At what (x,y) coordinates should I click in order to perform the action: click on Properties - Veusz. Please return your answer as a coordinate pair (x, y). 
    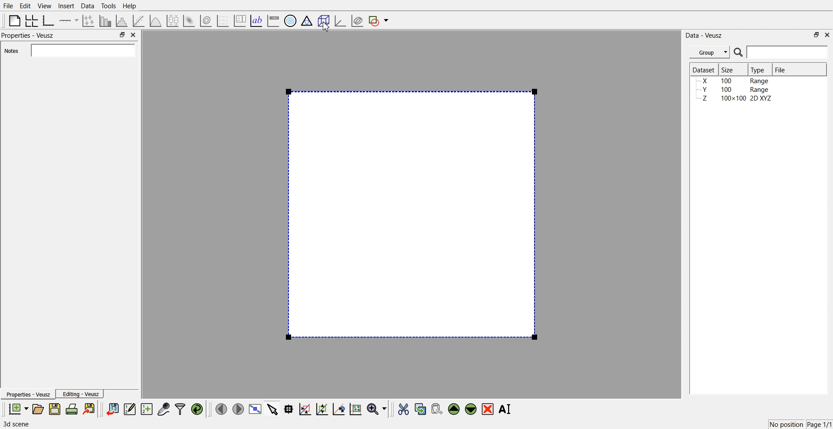
    Looking at the image, I should click on (27, 394).